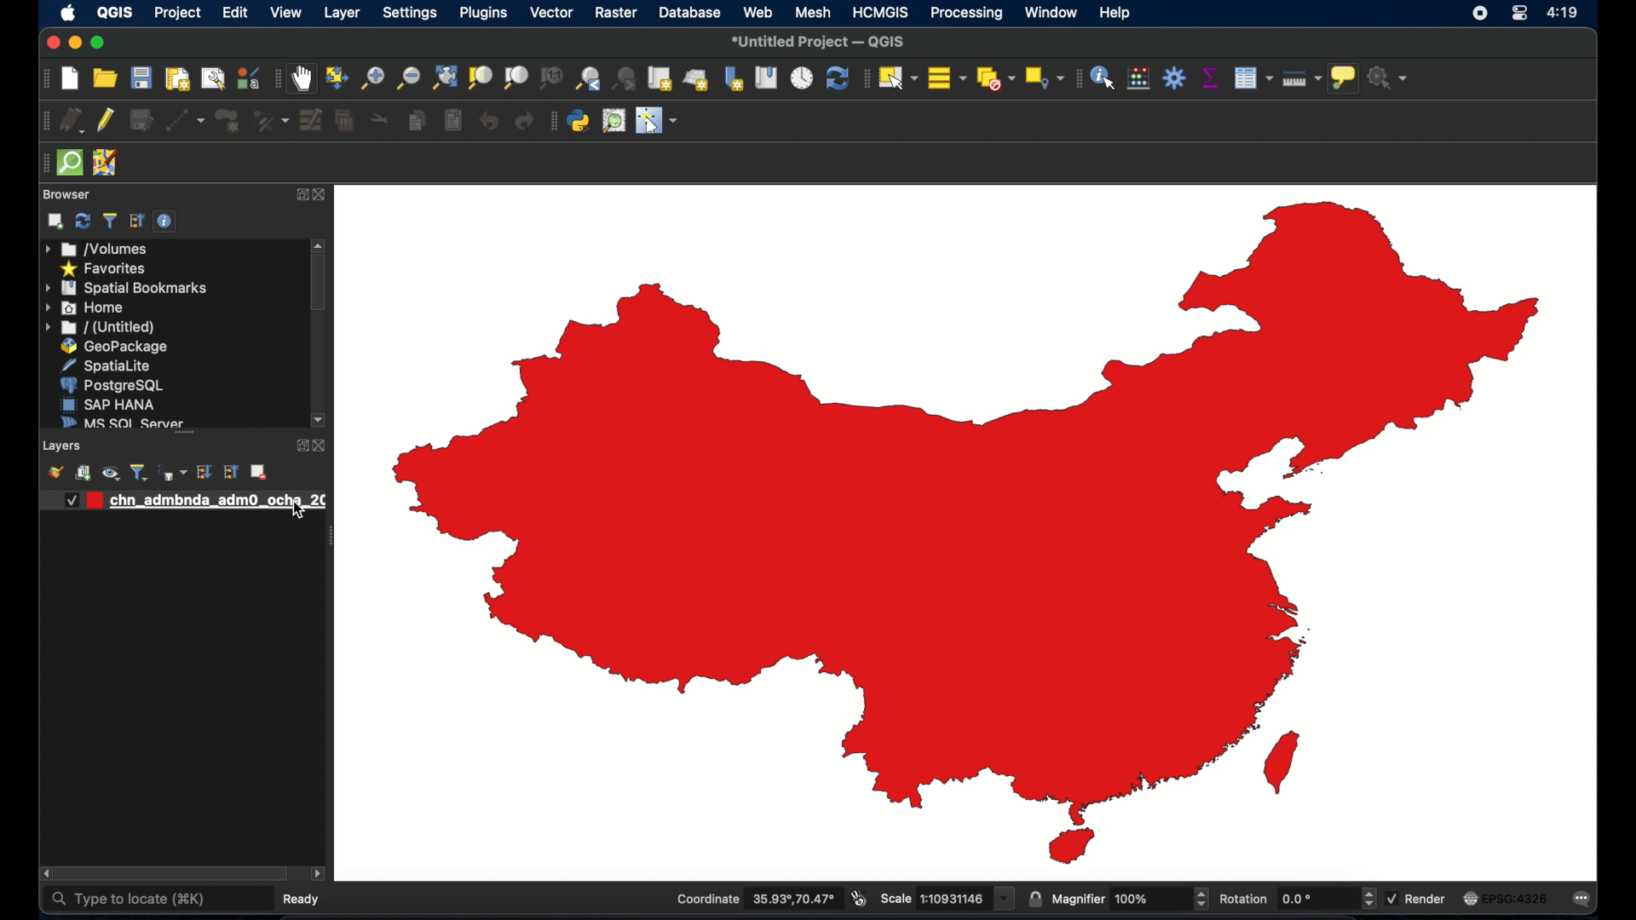 The image size is (1636, 920). Describe the element at coordinates (217, 500) in the screenshot. I see `layer 1` at that location.